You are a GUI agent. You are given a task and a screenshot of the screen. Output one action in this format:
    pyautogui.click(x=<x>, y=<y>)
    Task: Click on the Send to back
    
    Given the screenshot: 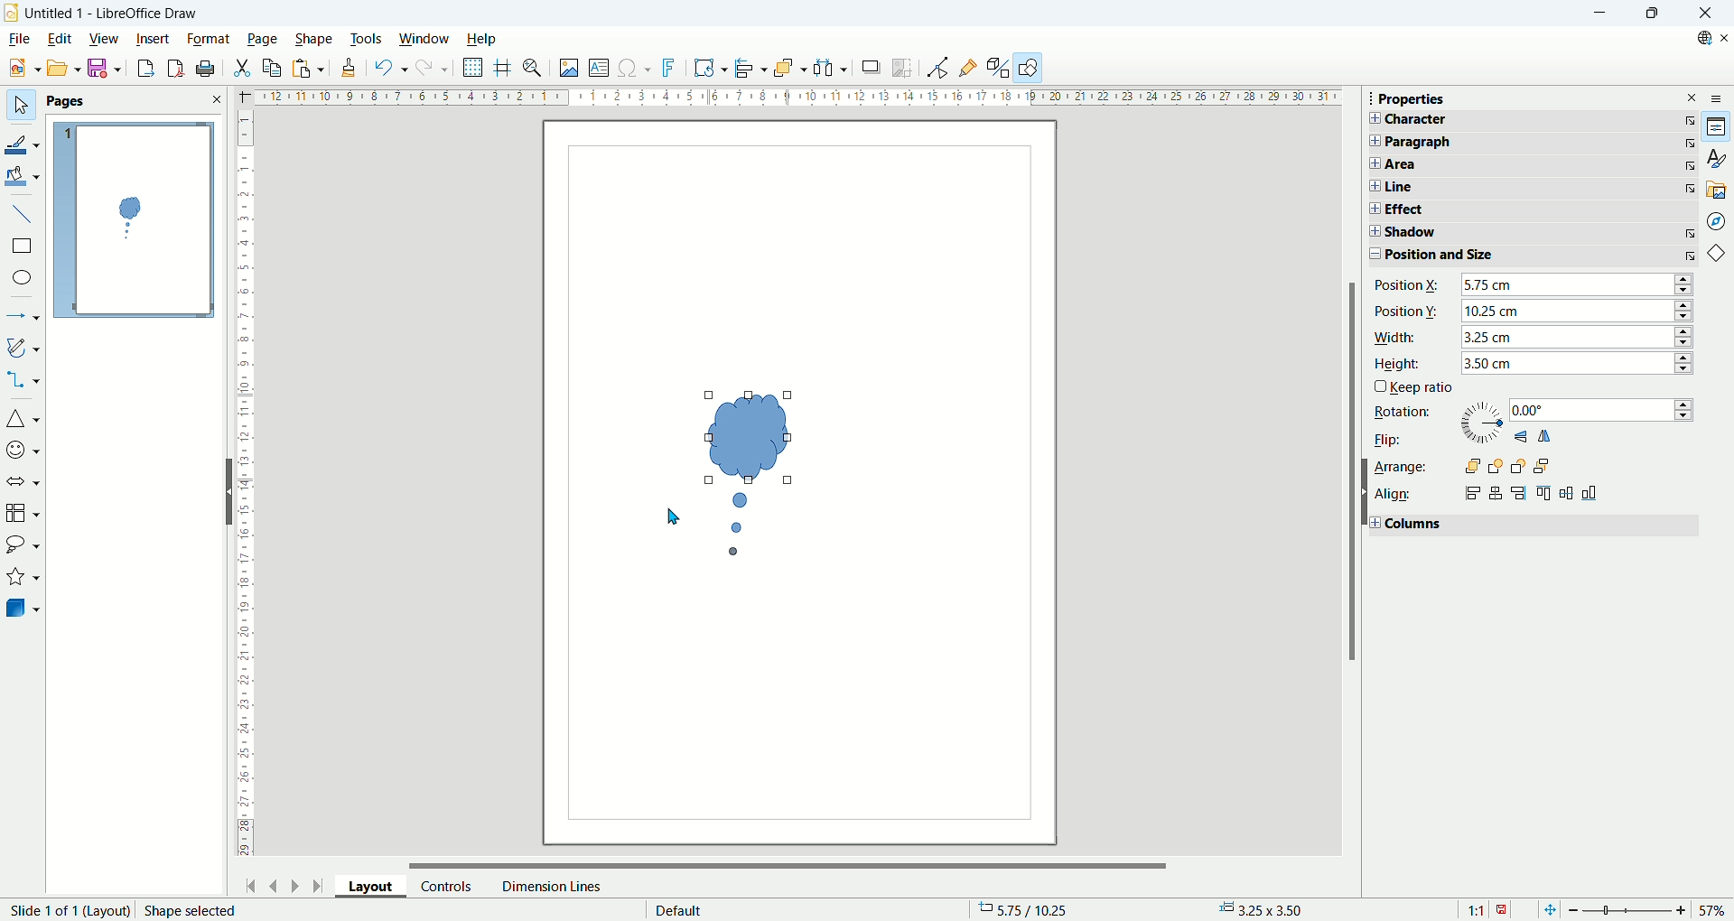 What is the action you would take?
    pyautogui.click(x=1542, y=466)
    